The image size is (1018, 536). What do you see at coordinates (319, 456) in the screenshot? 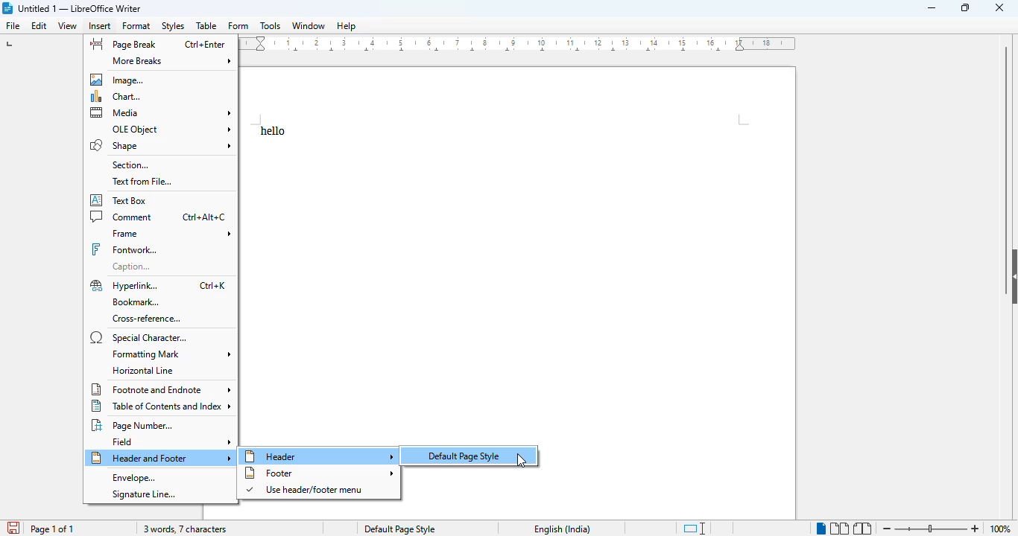
I see `header` at bounding box center [319, 456].